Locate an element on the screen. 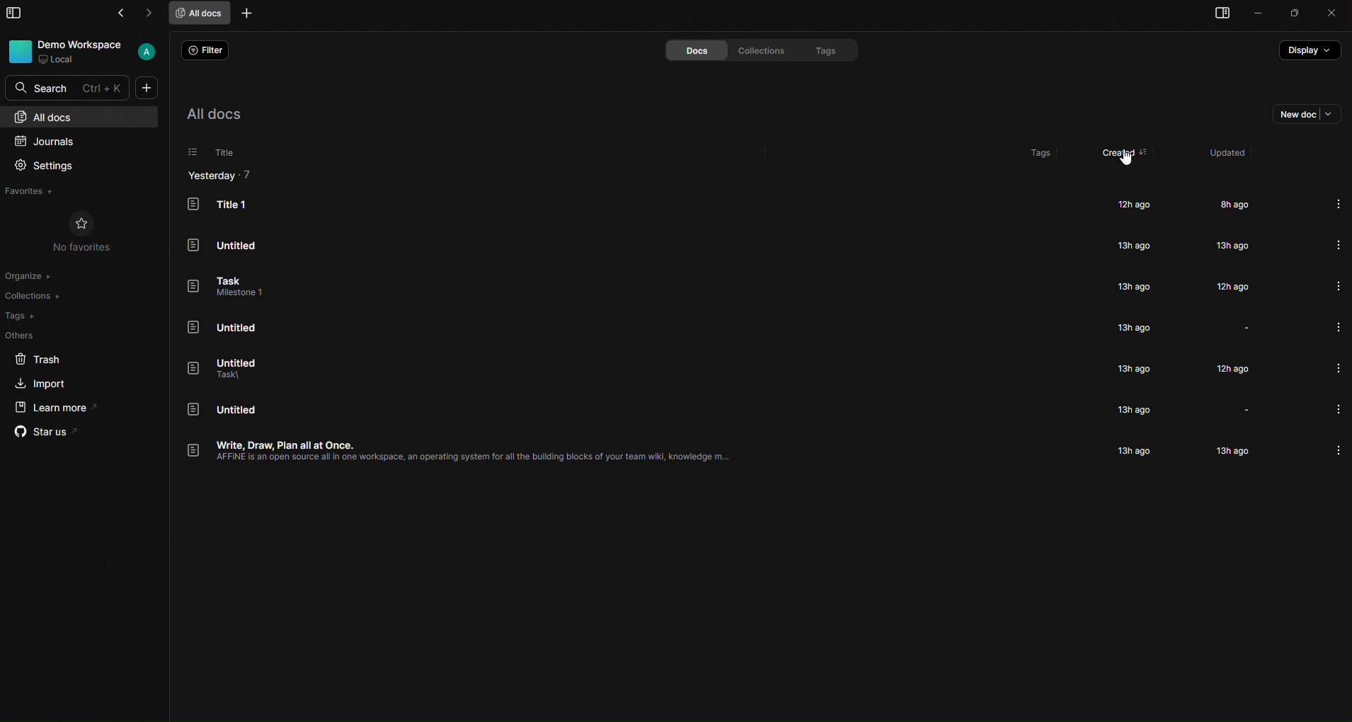   more info is located at coordinates (1341, 204).